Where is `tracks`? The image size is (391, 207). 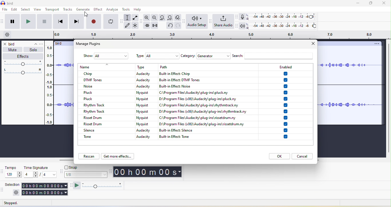 tracks is located at coordinates (68, 10).